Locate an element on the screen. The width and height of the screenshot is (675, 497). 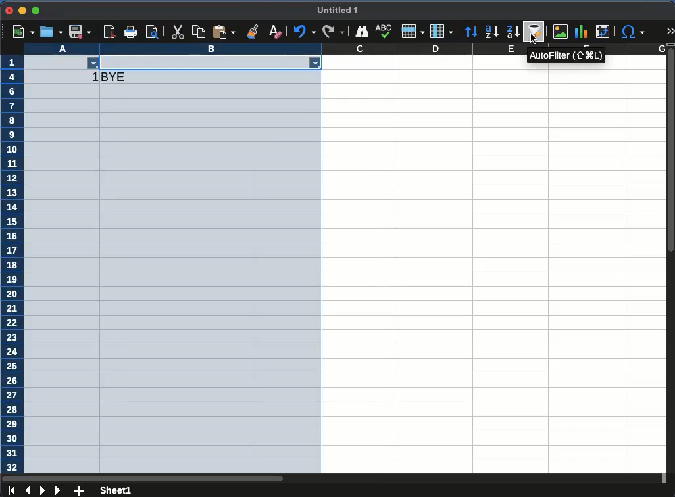
ascending is located at coordinates (491, 32).